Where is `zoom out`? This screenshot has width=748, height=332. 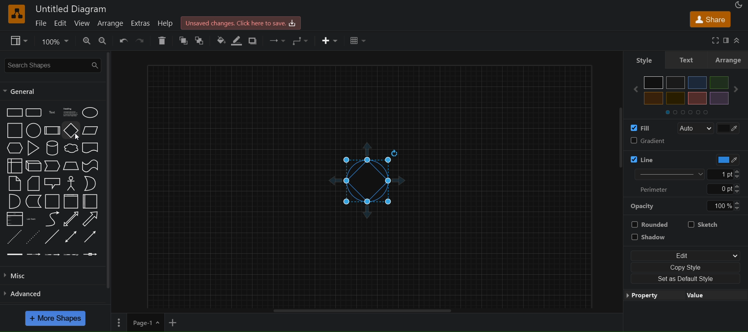
zoom out is located at coordinates (104, 41).